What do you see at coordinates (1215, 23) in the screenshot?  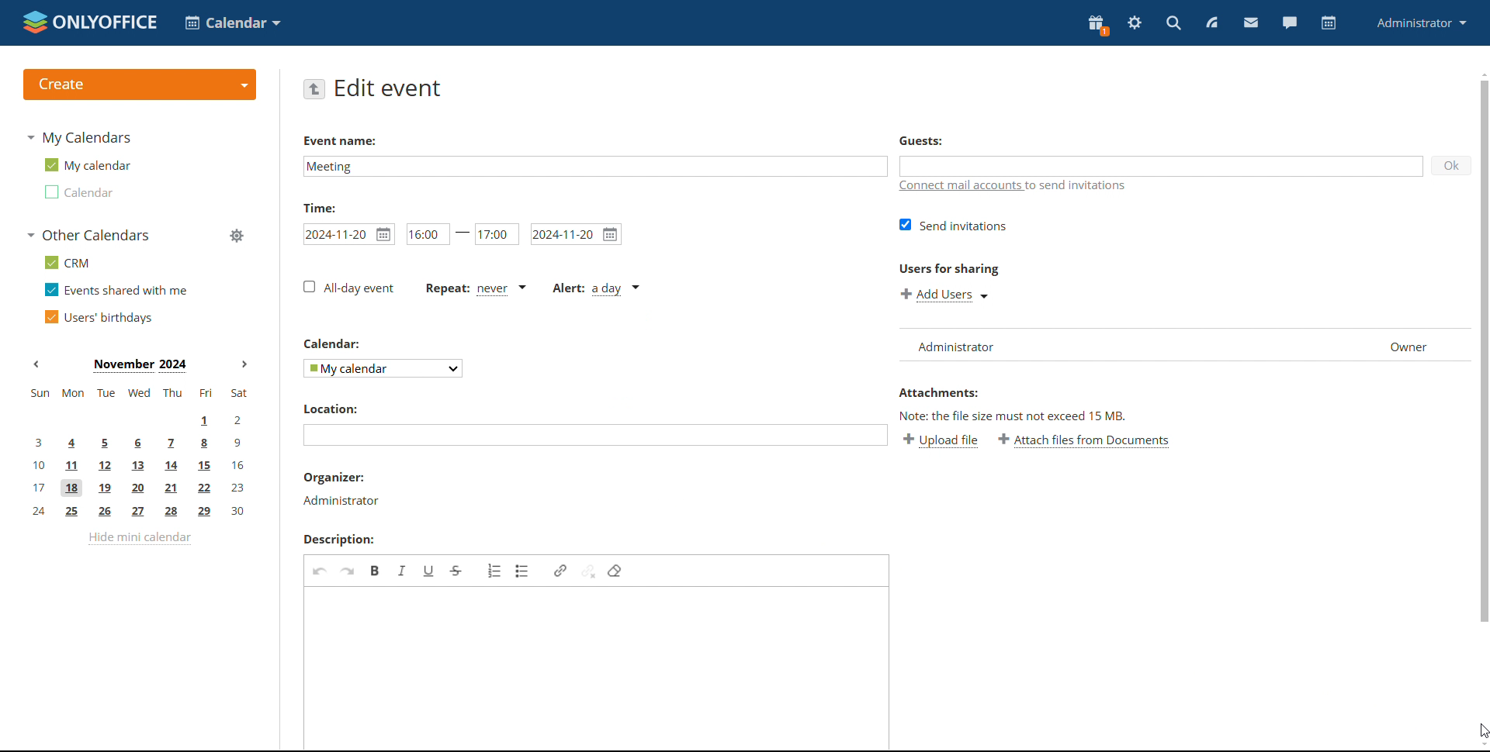 I see `feed` at bounding box center [1215, 23].